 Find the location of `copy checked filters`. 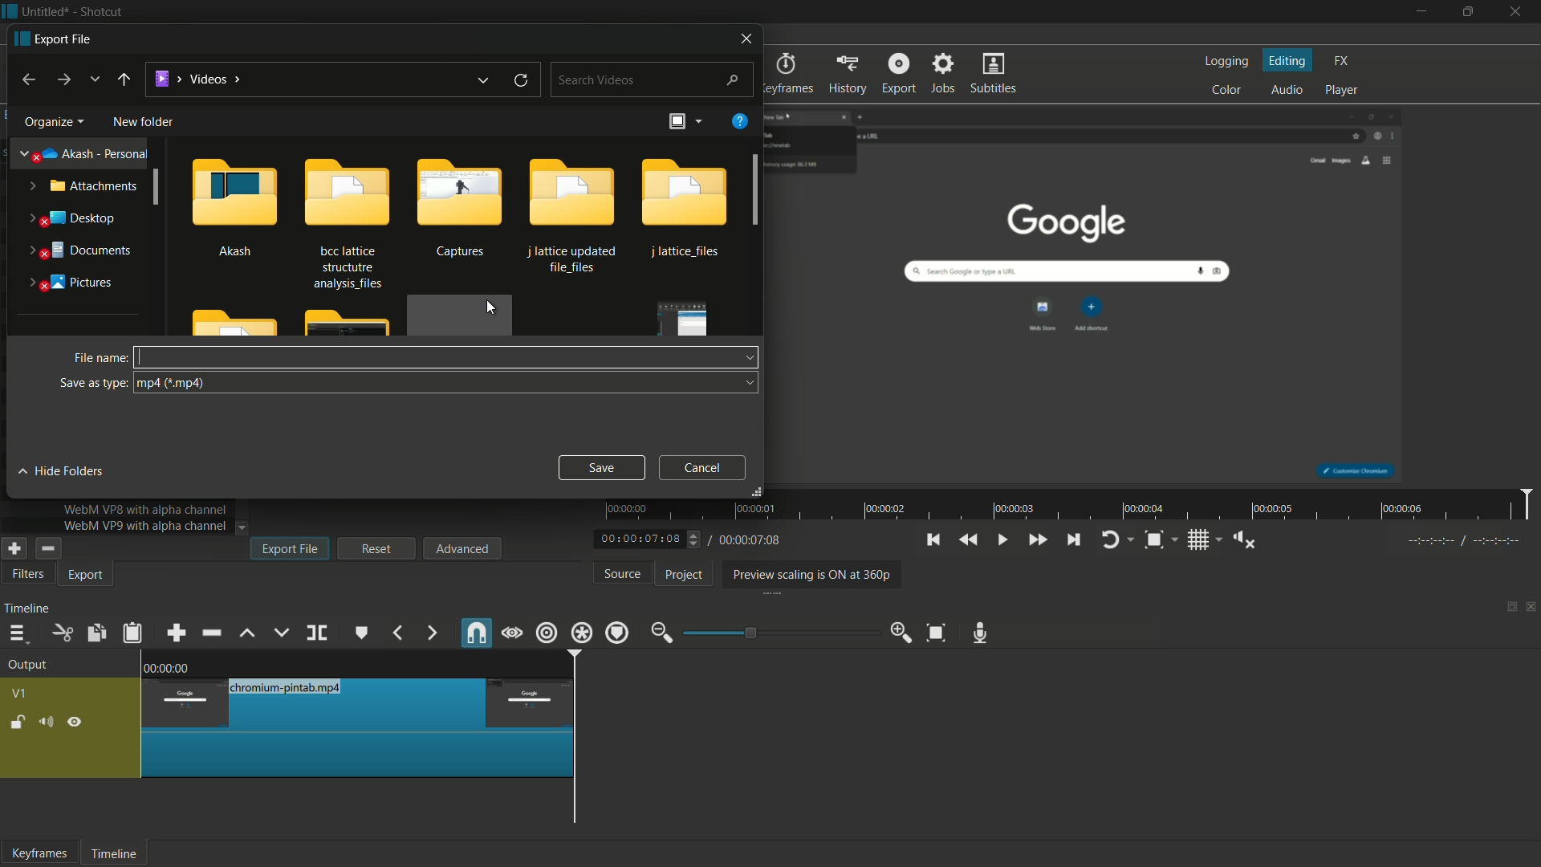

copy checked filters is located at coordinates (95, 634).